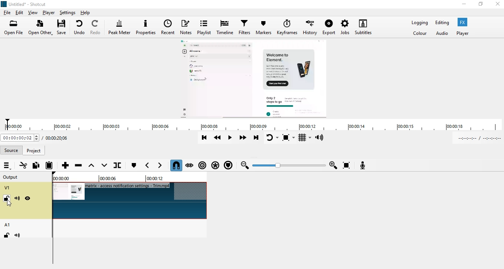  I want to click on zoom timeline to fit, so click(346, 165).